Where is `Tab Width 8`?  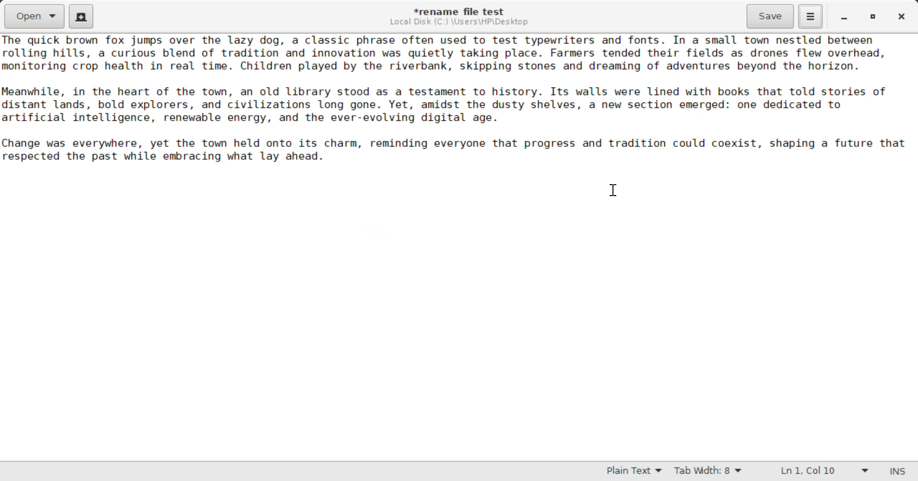 Tab Width 8 is located at coordinates (708, 472).